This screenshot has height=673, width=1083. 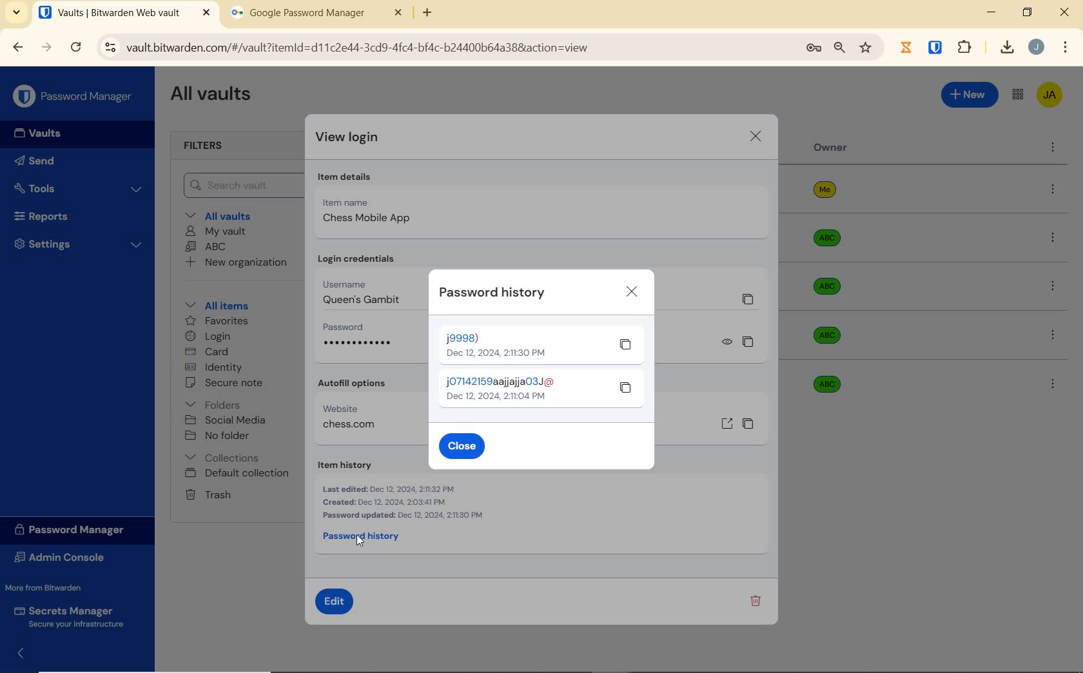 What do you see at coordinates (1052, 97) in the screenshot?
I see `Bitwarden Account` at bounding box center [1052, 97].